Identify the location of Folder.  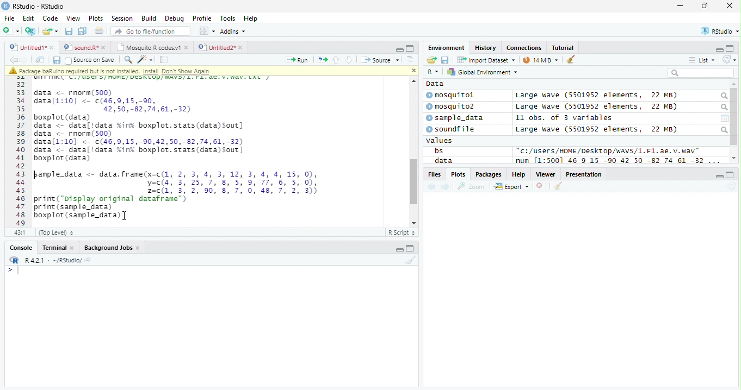
(431, 60).